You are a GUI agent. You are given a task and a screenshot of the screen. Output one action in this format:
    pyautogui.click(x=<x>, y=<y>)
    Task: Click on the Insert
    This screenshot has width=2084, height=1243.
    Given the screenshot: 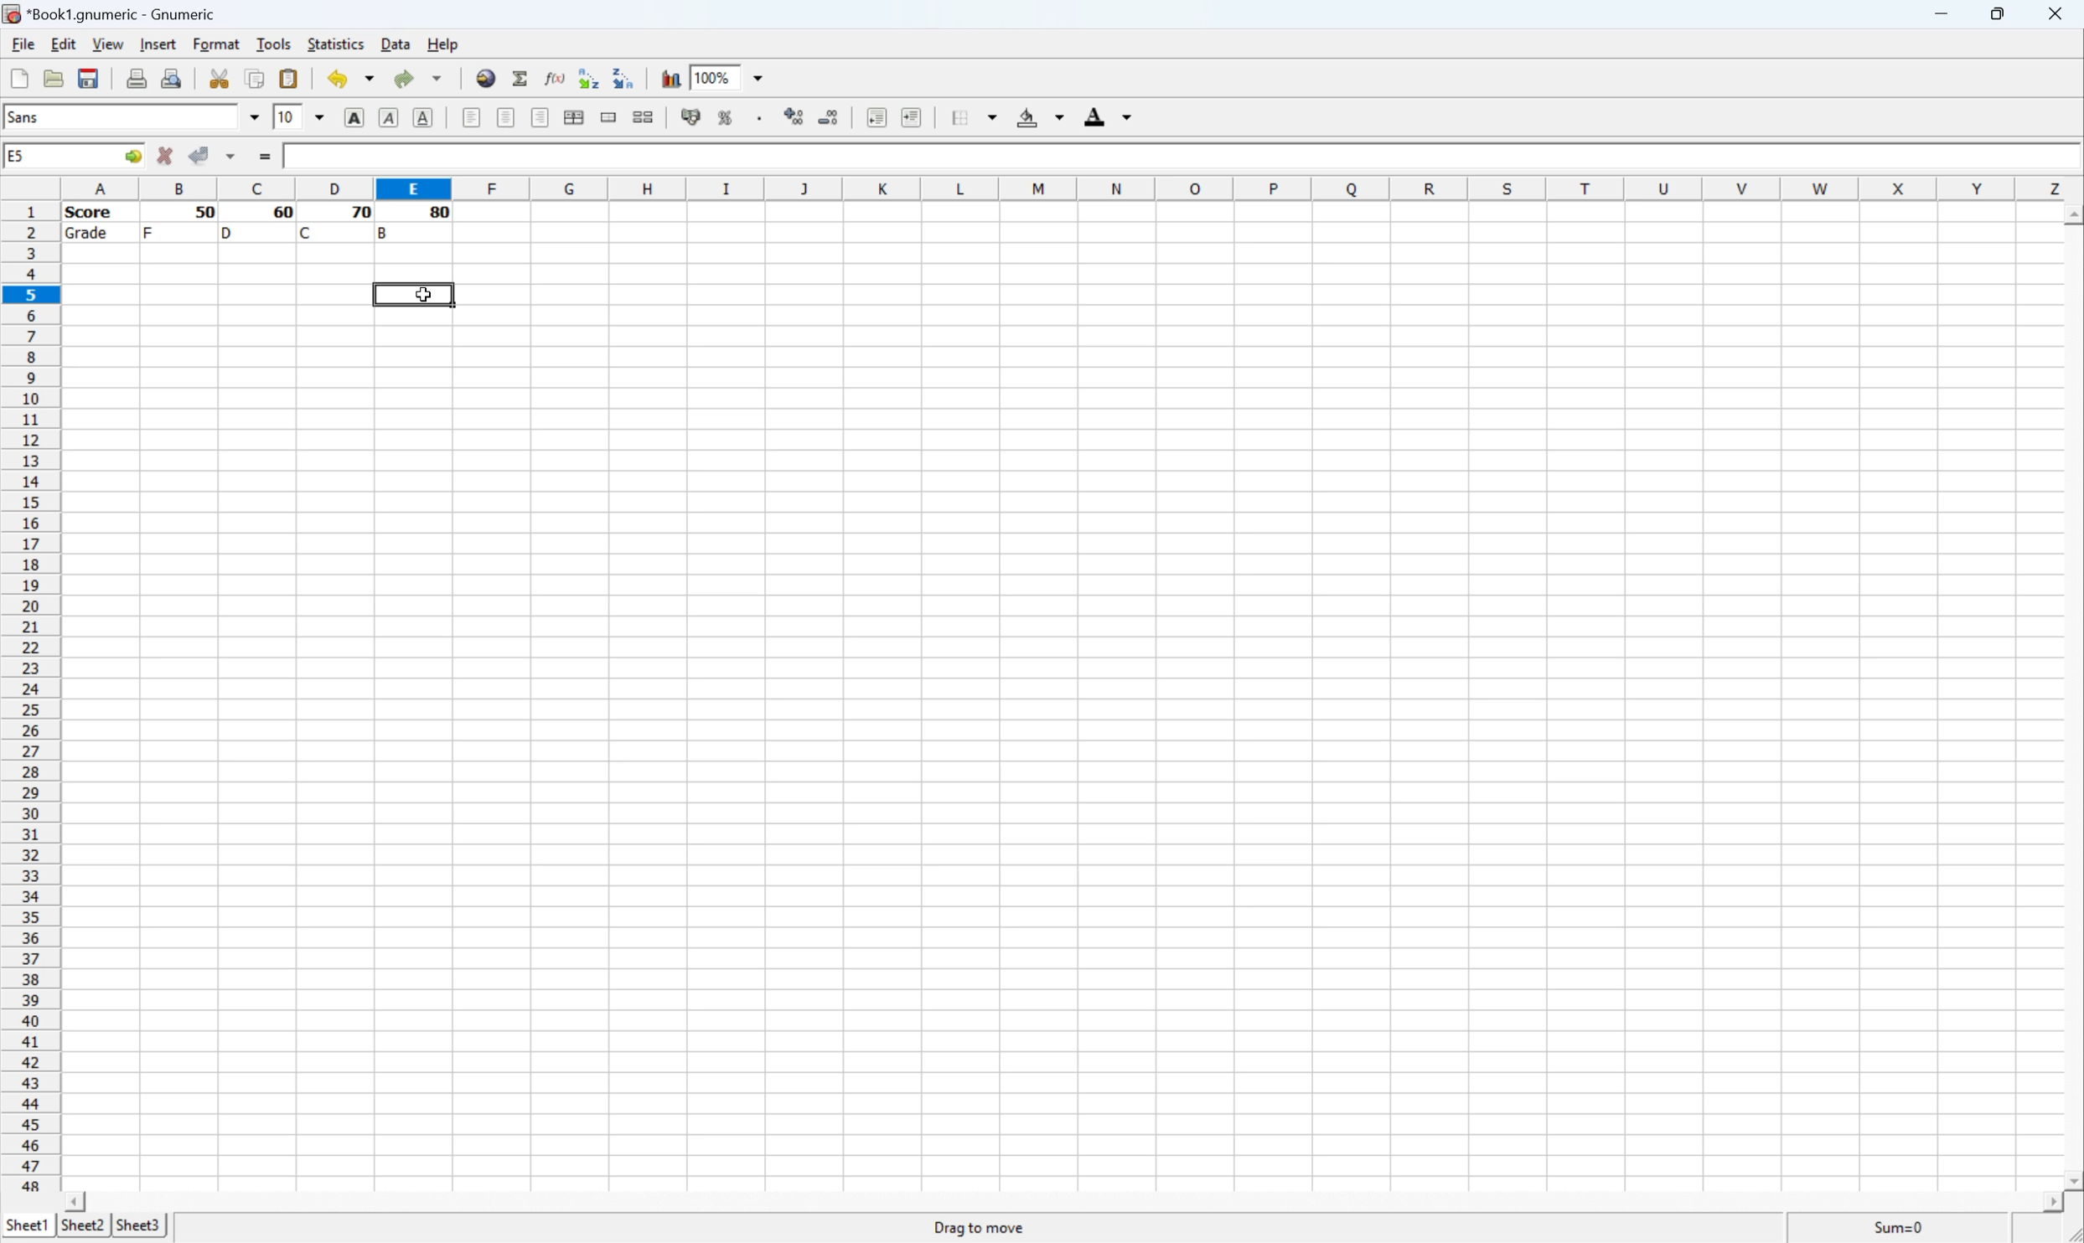 What is the action you would take?
    pyautogui.click(x=157, y=45)
    